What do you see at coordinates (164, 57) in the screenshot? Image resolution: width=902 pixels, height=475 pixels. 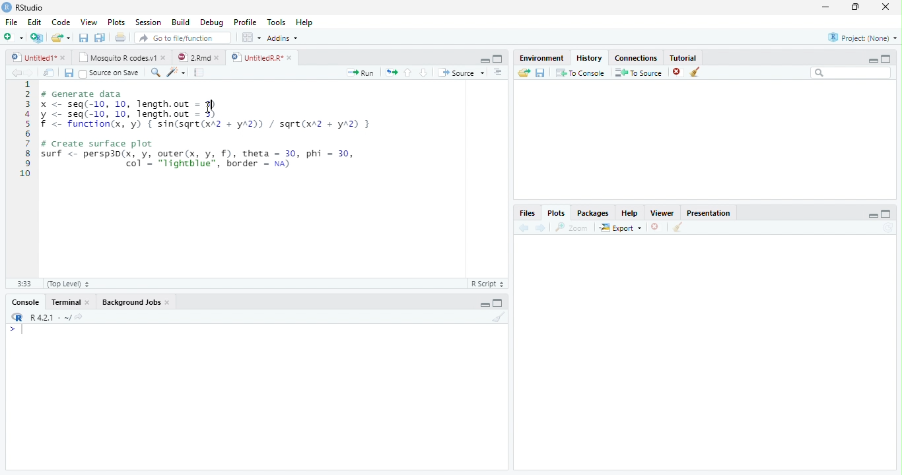 I see `close` at bounding box center [164, 57].